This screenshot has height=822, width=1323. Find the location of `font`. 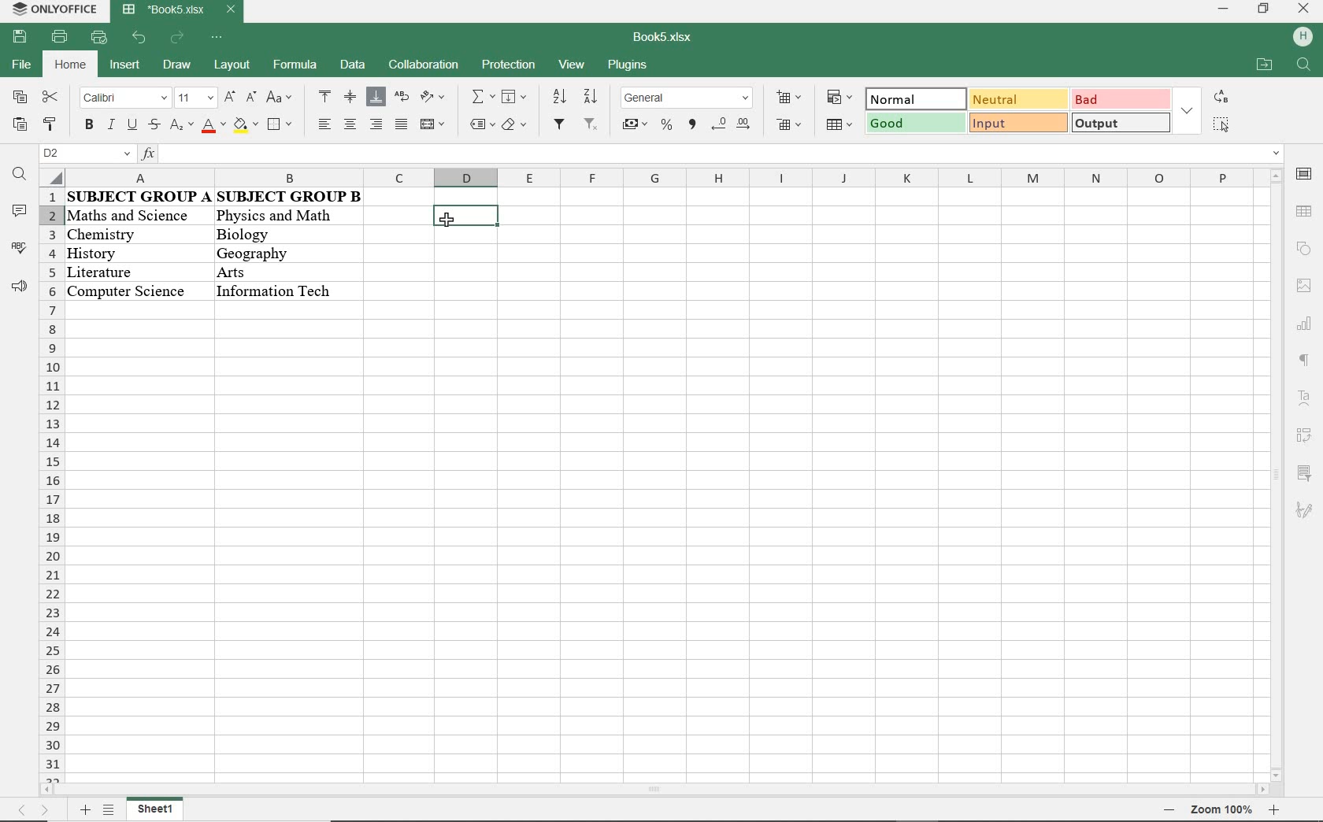

font is located at coordinates (124, 99).